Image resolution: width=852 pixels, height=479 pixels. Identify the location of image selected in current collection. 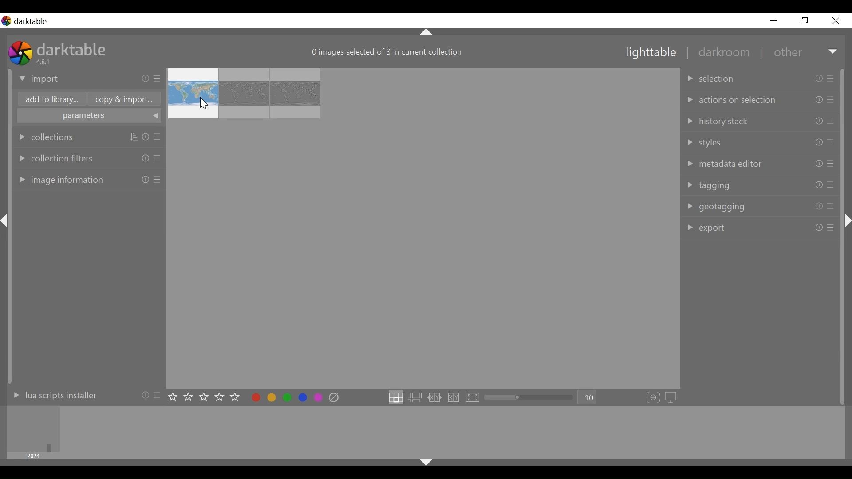
(388, 50).